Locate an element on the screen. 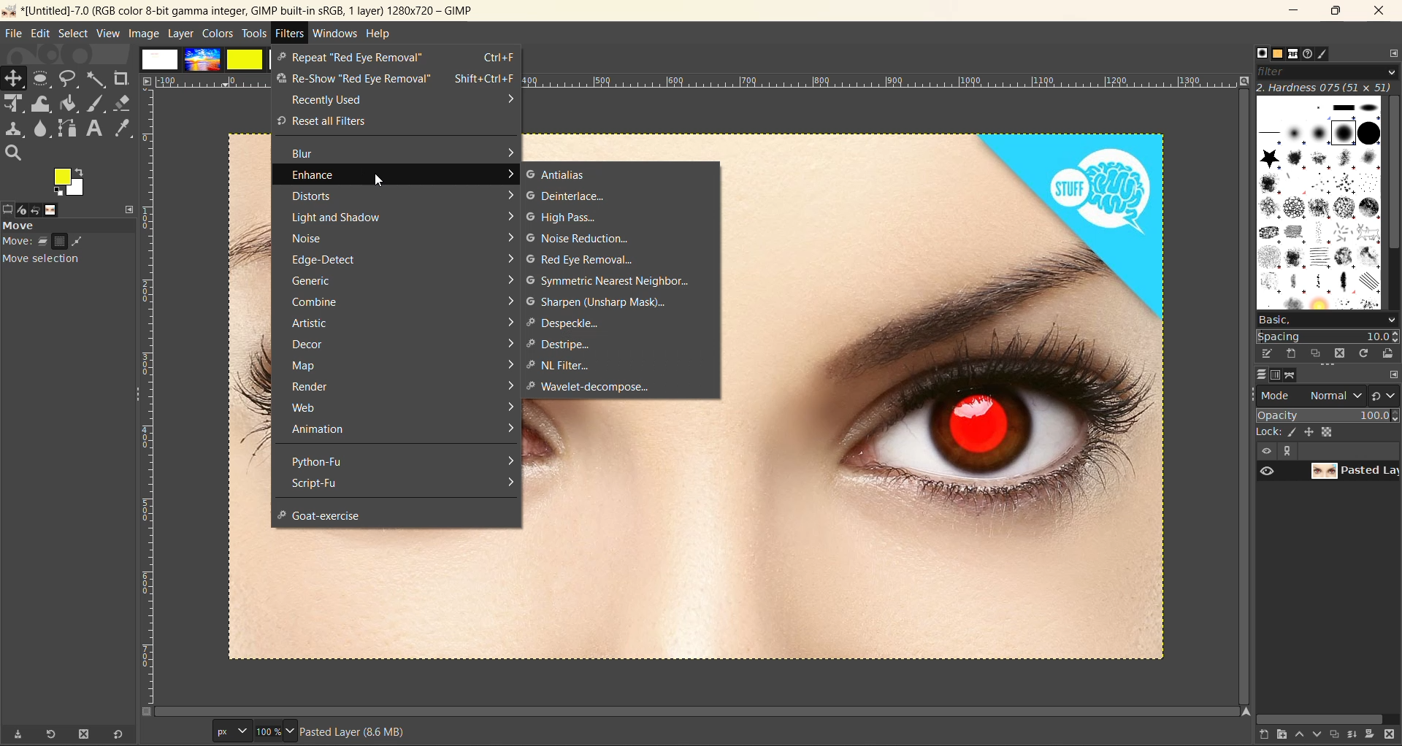  save tool preset is located at coordinates (18, 736).